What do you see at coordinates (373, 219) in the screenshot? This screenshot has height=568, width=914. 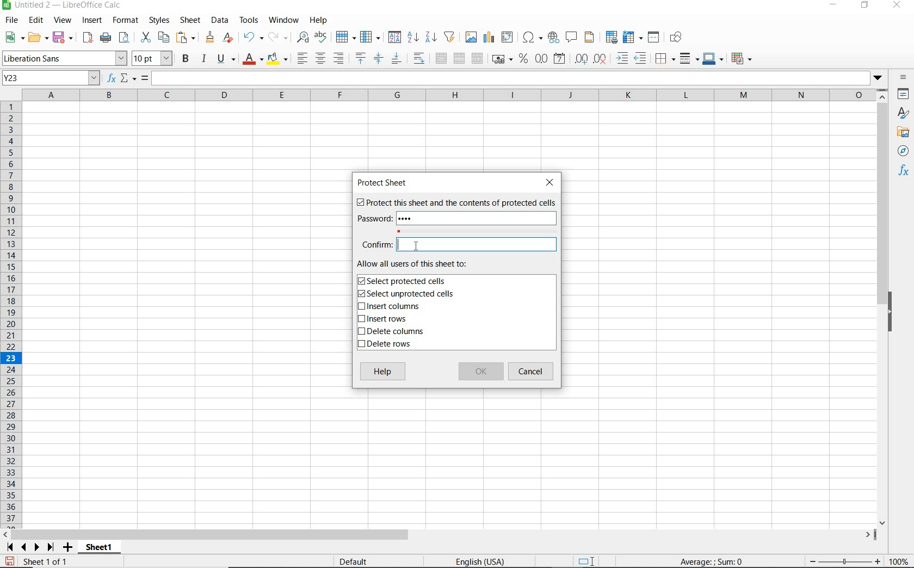 I see `password` at bounding box center [373, 219].